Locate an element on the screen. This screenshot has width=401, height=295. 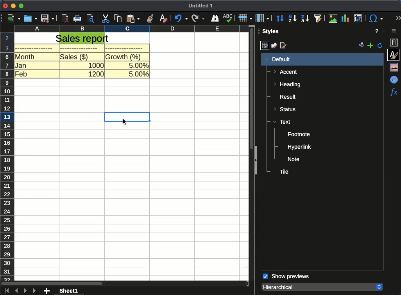
fill format mode is located at coordinates (362, 46).